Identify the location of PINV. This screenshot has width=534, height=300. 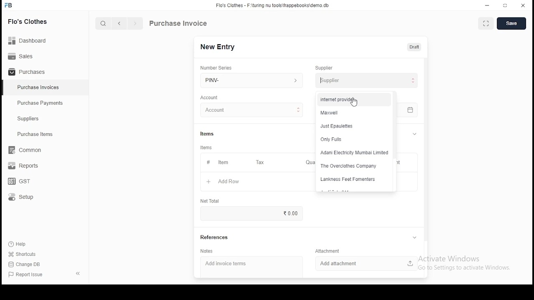
(252, 79).